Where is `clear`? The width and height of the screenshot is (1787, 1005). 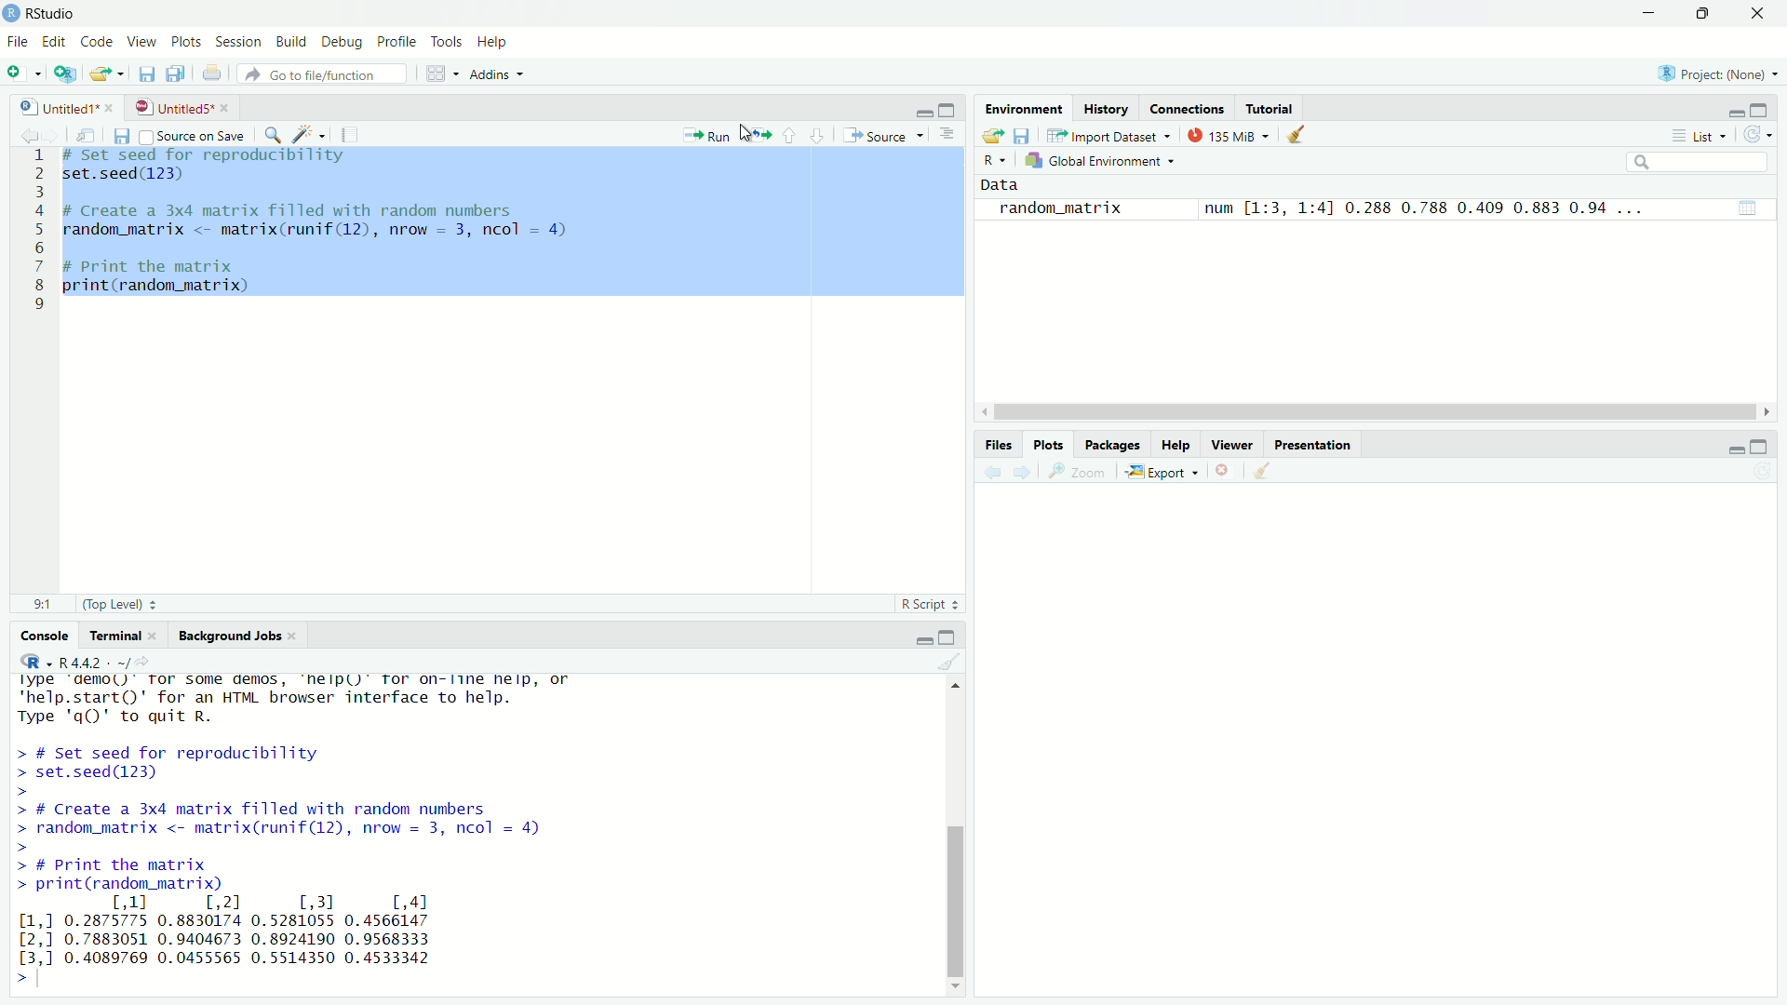
clear is located at coordinates (1297, 137).